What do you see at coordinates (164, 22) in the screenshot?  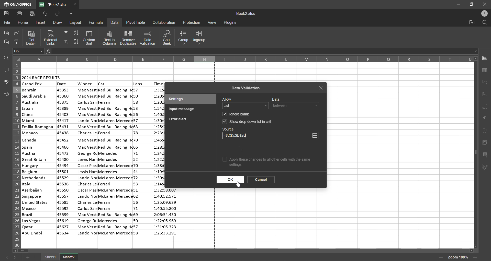 I see `collaboration` at bounding box center [164, 22].